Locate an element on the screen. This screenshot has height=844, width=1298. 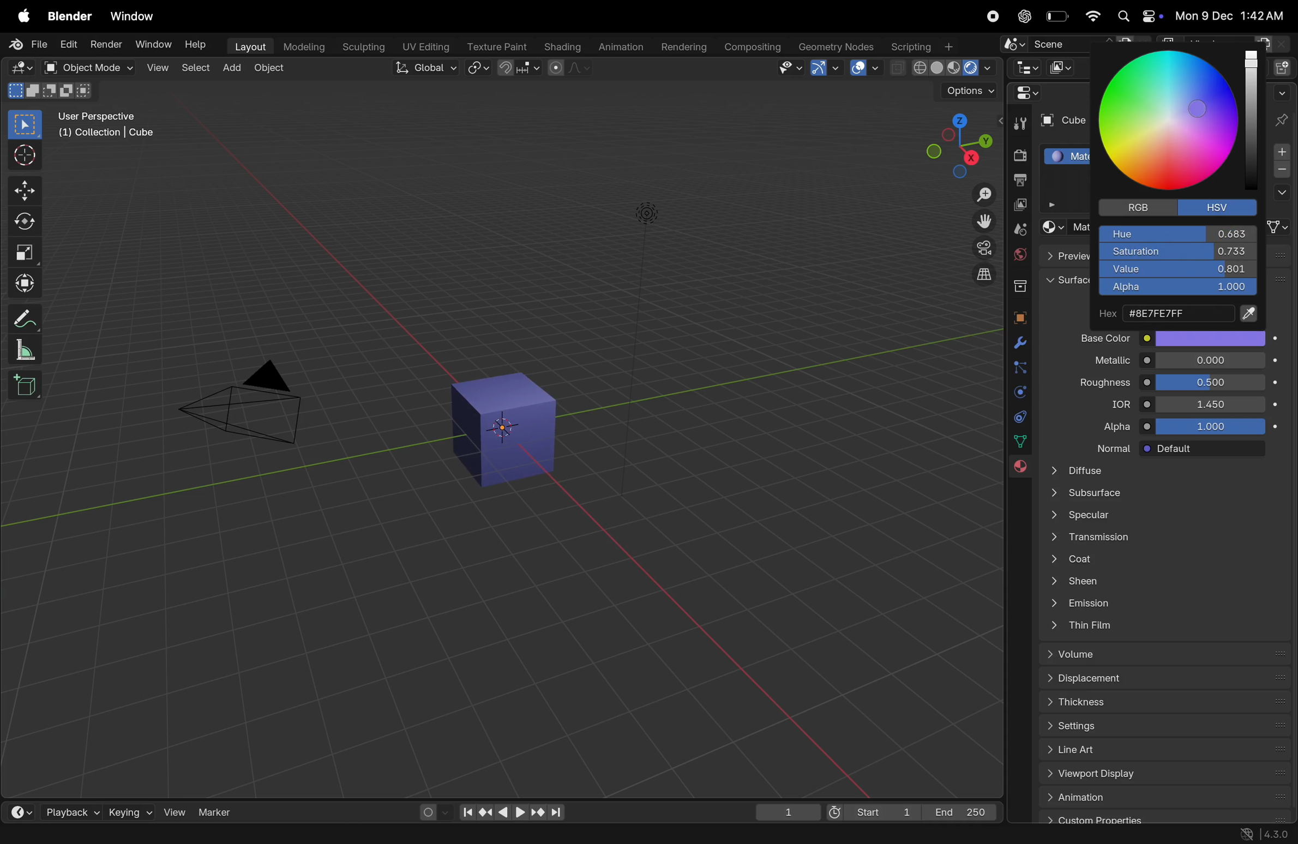
cursosr is located at coordinates (21, 156).